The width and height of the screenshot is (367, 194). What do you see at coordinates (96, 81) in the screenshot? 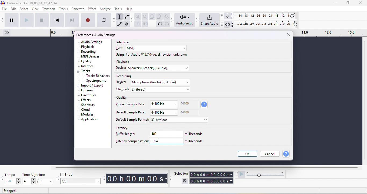
I see `spectrograms` at bounding box center [96, 81].